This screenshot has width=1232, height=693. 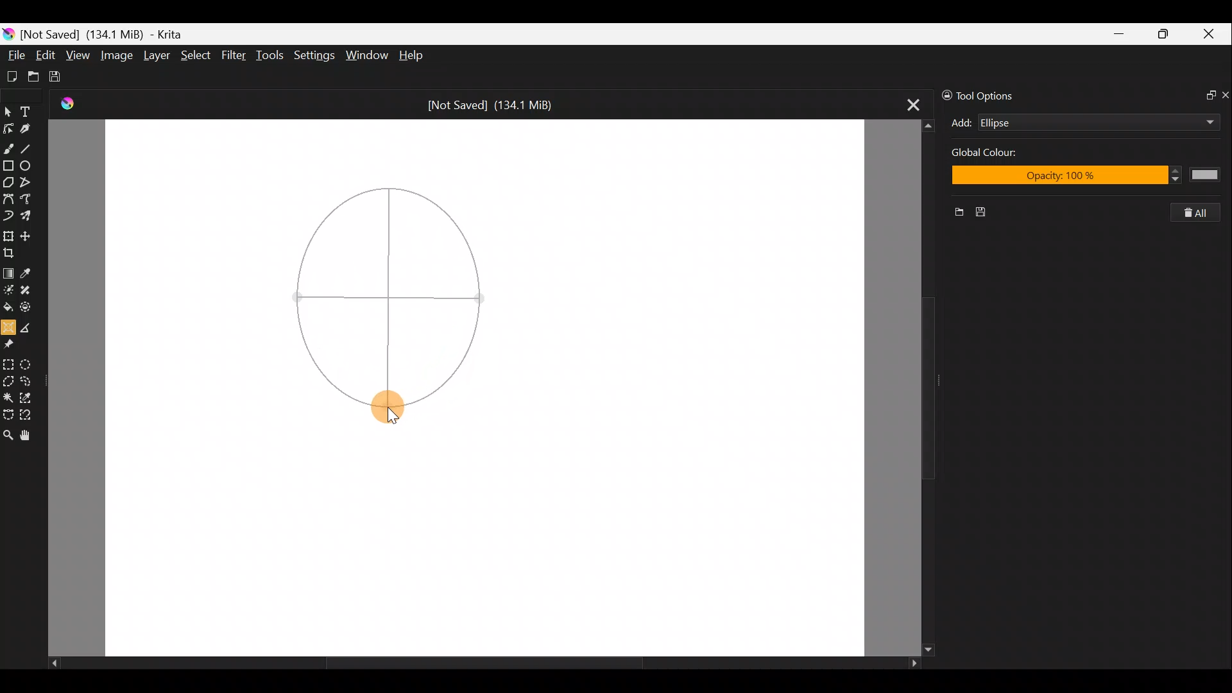 I want to click on Enclose and fill tool, so click(x=31, y=309).